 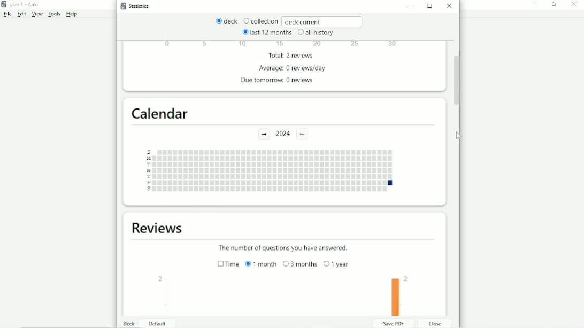 What do you see at coordinates (412, 7) in the screenshot?
I see `Minimize` at bounding box center [412, 7].